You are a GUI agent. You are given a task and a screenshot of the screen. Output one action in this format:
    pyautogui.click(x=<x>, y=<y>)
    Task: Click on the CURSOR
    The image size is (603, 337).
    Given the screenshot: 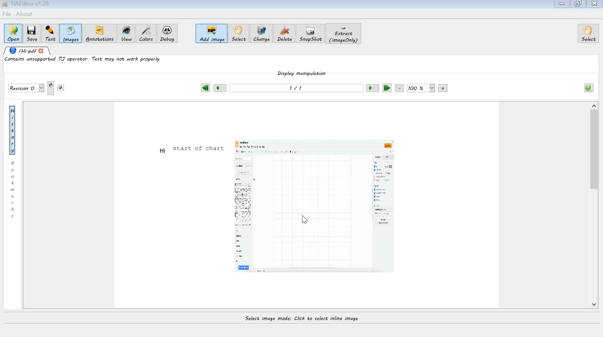 What is the action you would take?
    pyautogui.click(x=304, y=222)
    